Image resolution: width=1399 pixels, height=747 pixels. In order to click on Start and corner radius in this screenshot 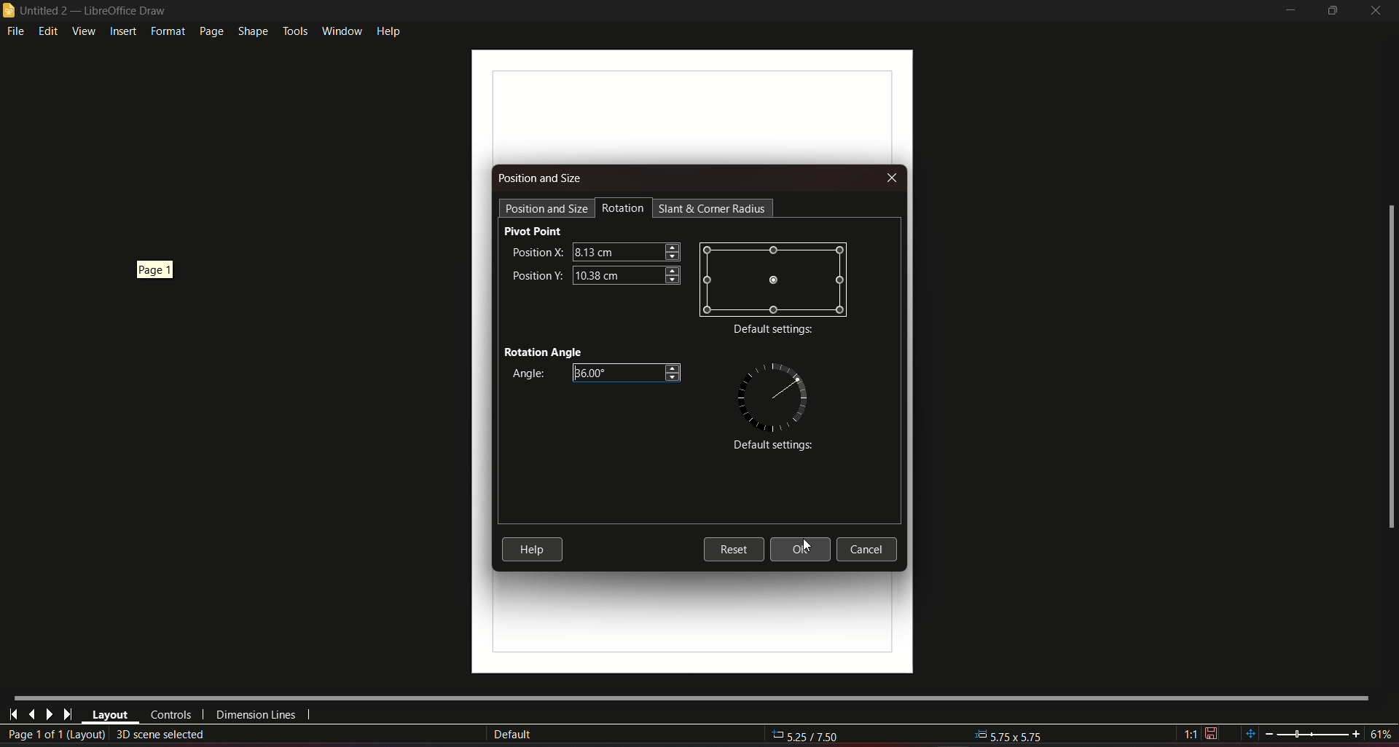, I will do `click(714, 208)`.